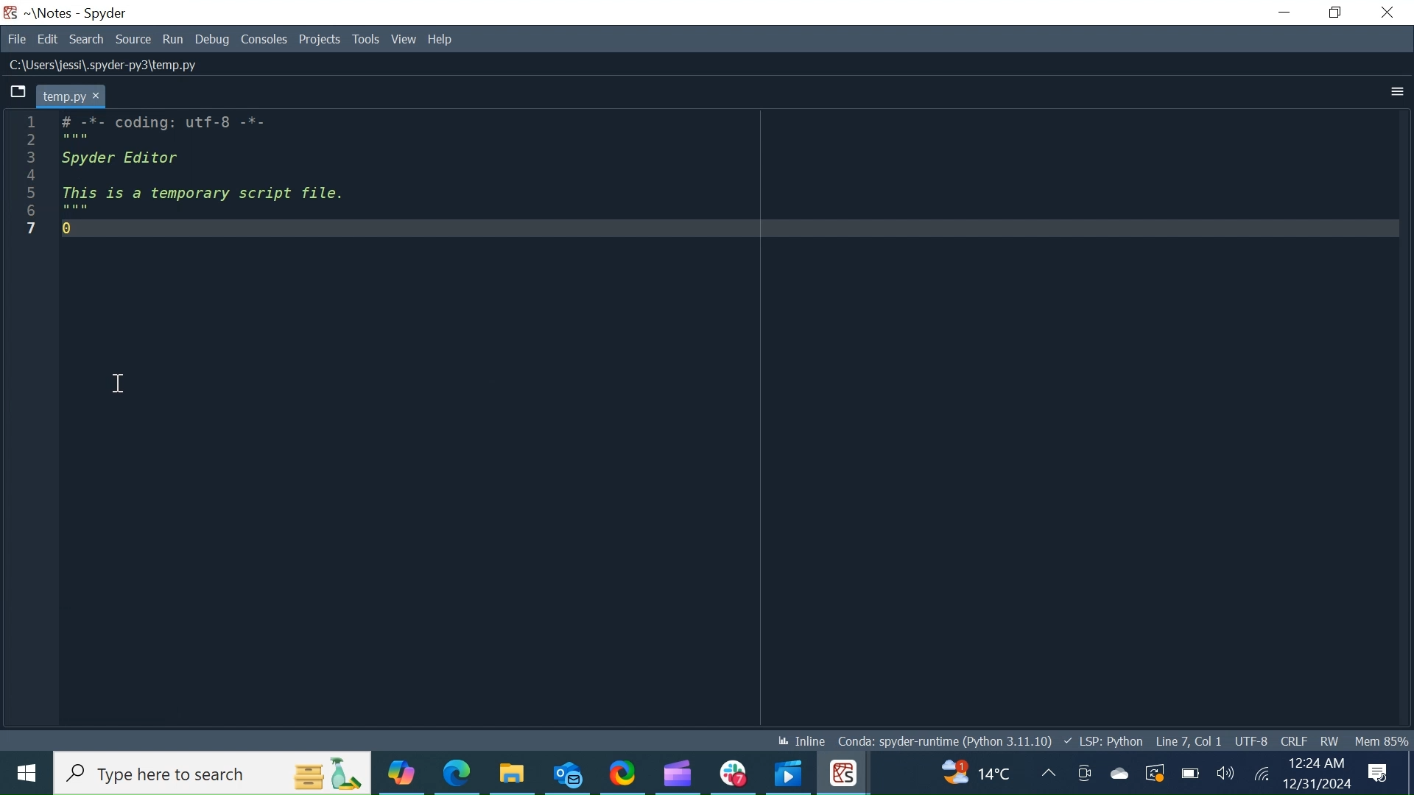  Describe the element at coordinates (134, 40) in the screenshot. I see `Source` at that location.